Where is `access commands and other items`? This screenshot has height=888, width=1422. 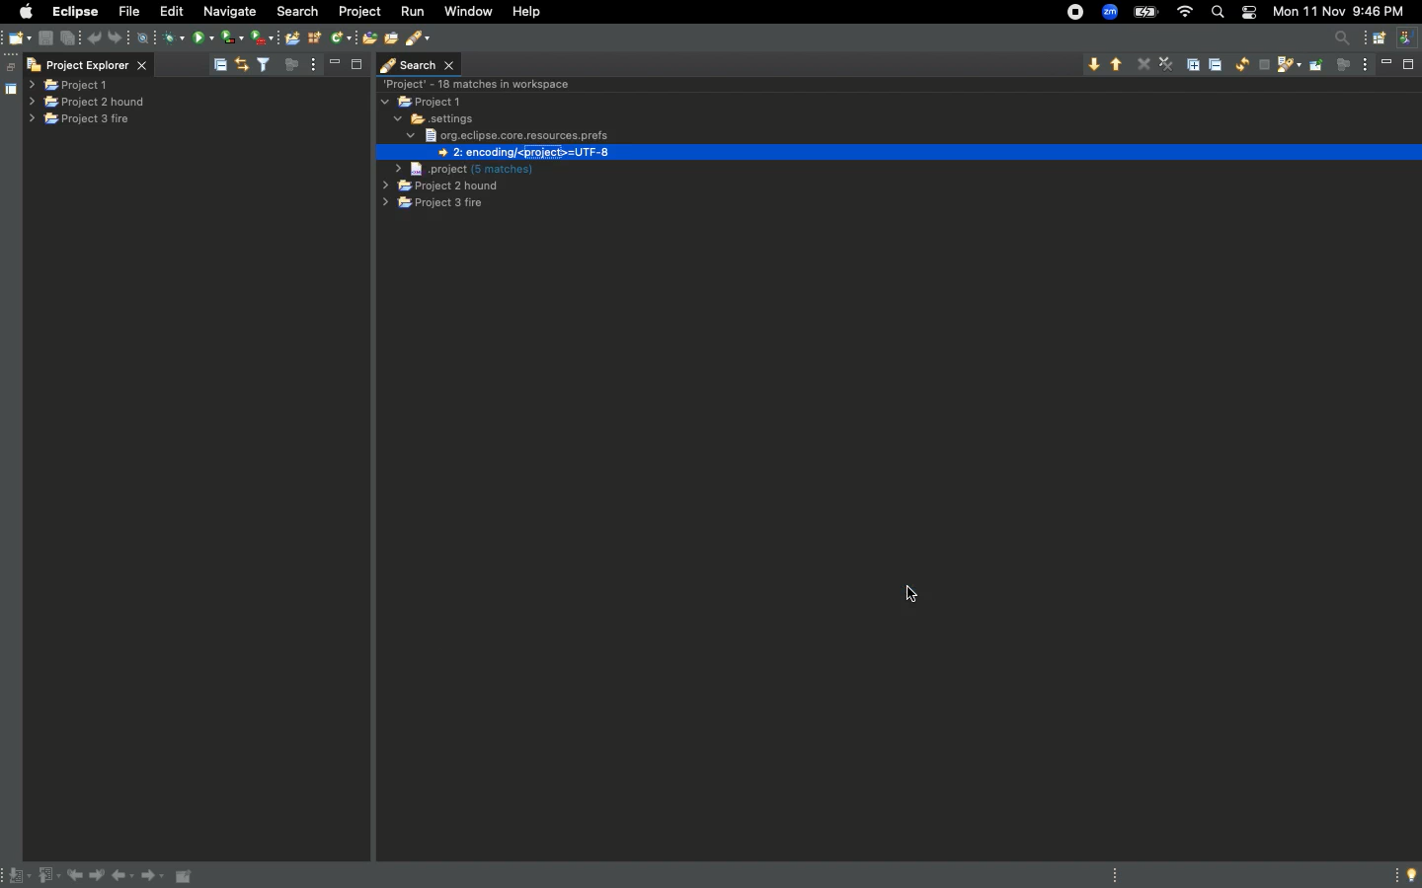
access commands and other items is located at coordinates (1345, 37).